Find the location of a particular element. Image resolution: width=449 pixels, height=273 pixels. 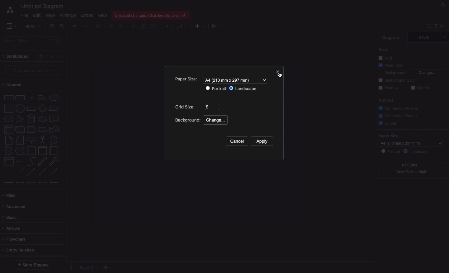

A4 (210 mm x 297 mm) is located at coordinates (237, 79).